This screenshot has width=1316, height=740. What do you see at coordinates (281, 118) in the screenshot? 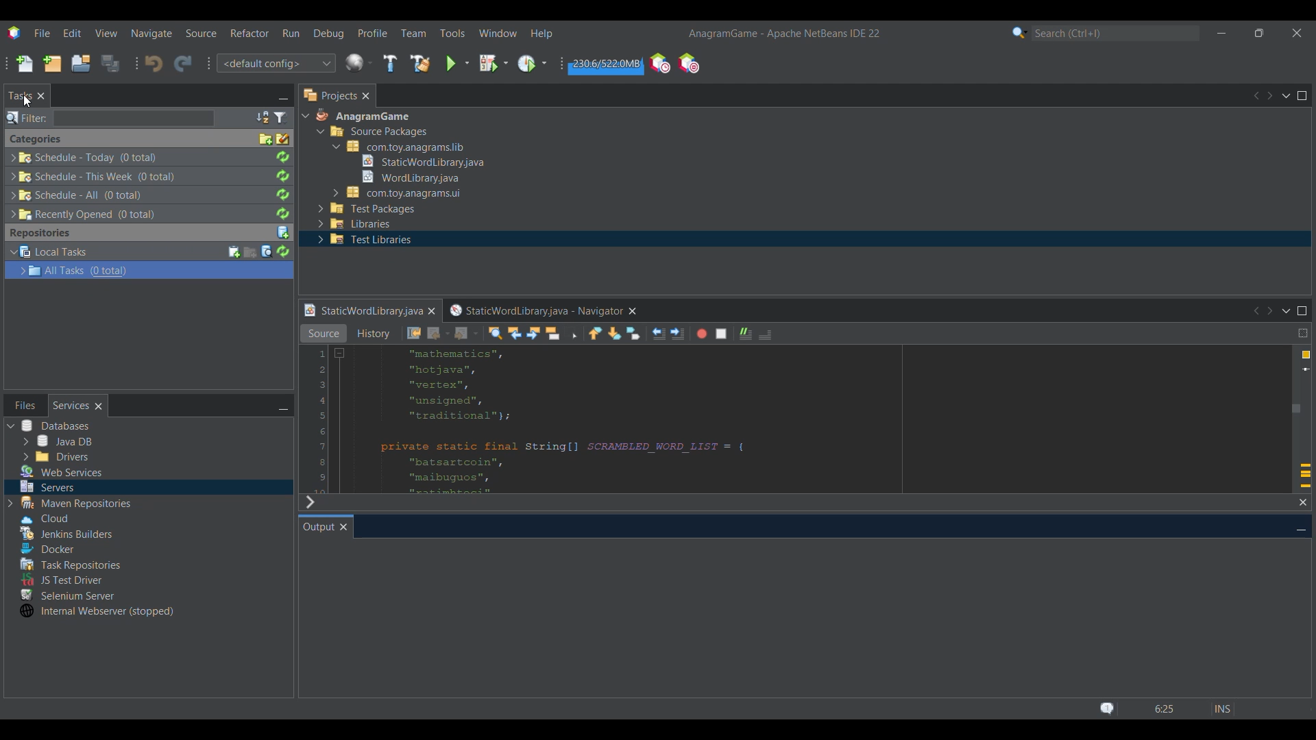
I see `Set tasks window filter` at bounding box center [281, 118].